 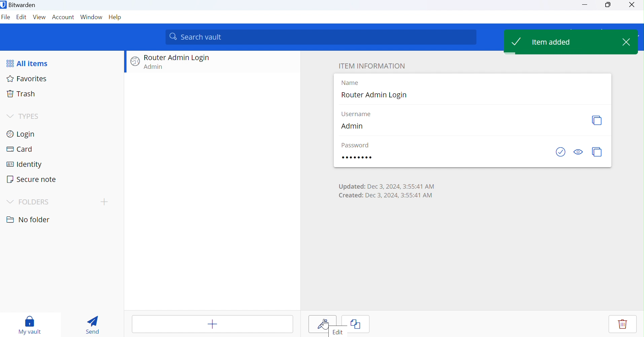 I want to click on Check if password has been exposed, so click(x=562, y=152).